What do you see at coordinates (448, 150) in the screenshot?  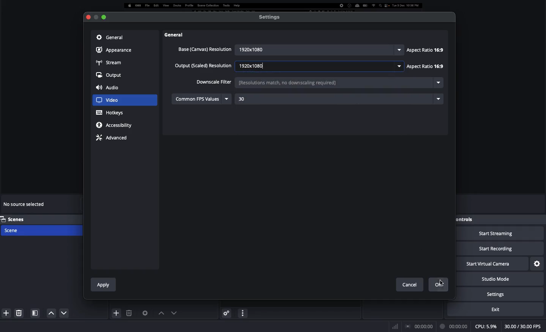 I see `Scroll` at bounding box center [448, 150].